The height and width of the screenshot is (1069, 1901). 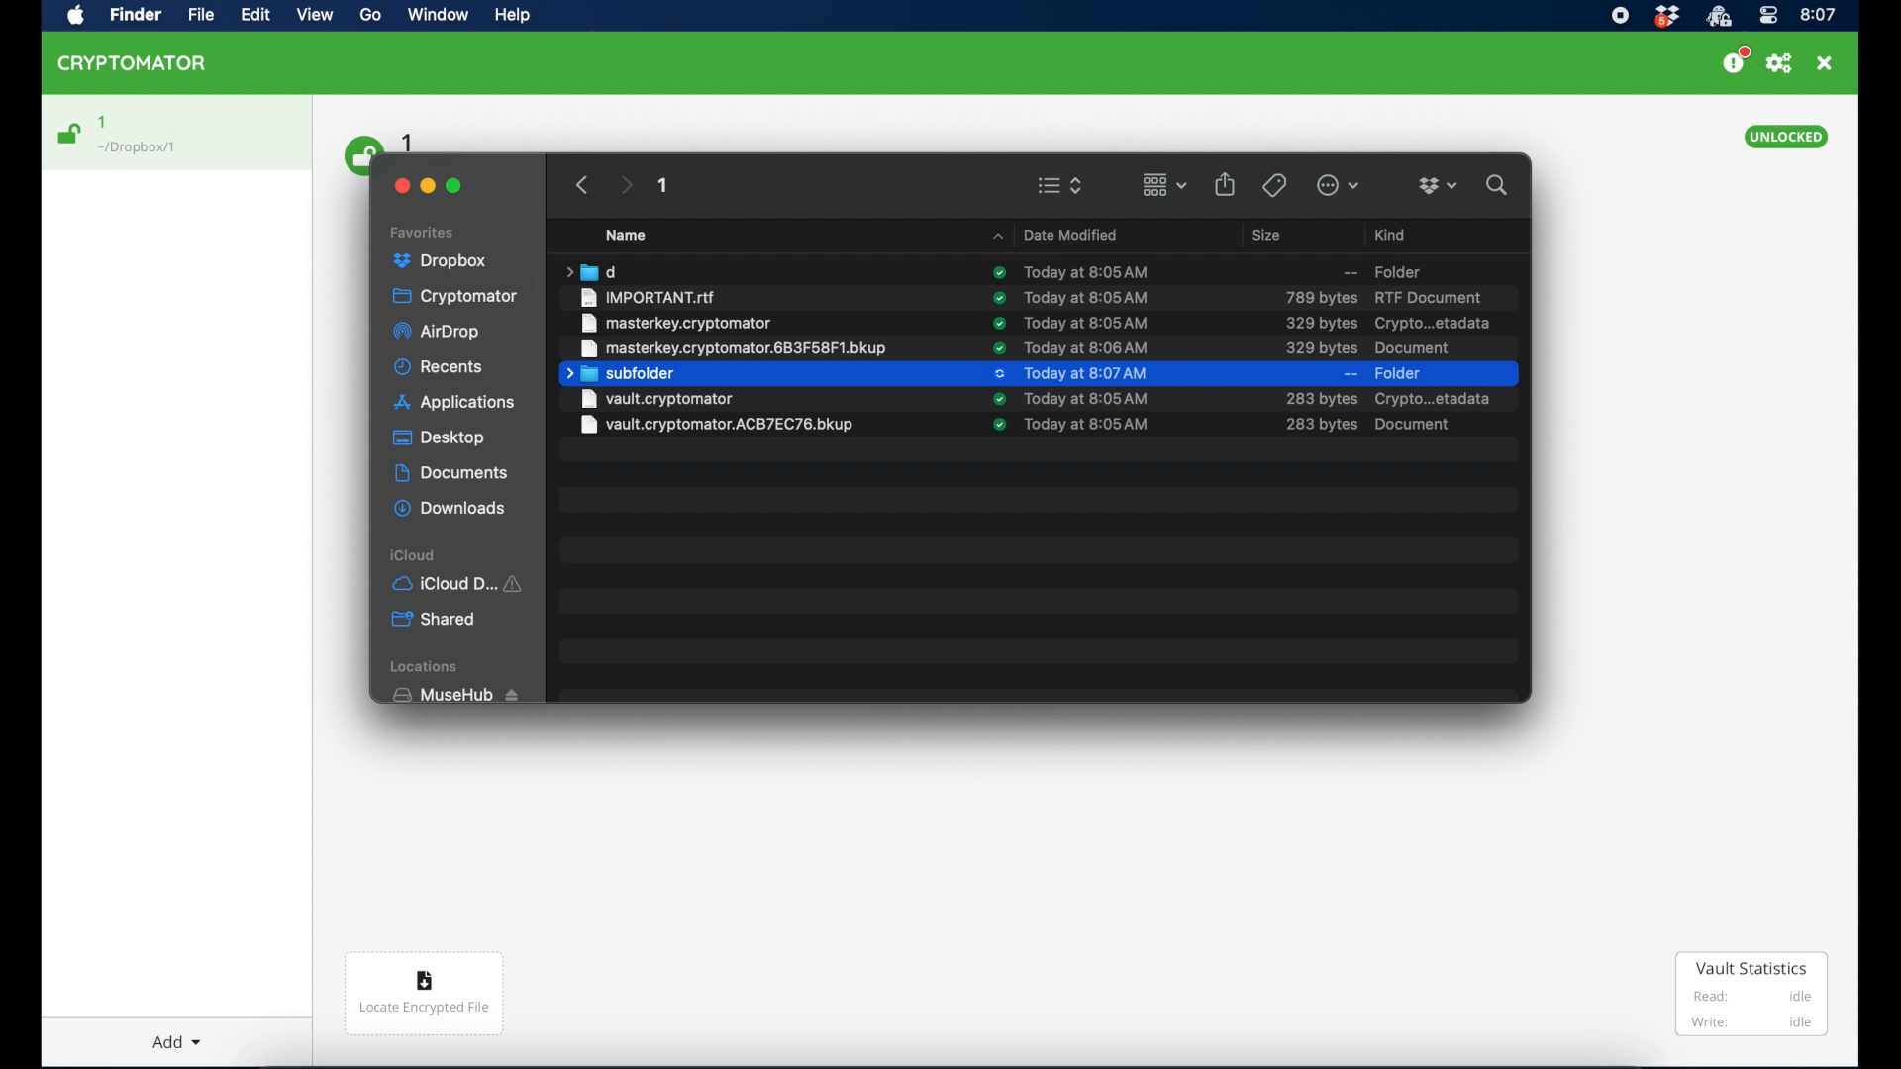 I want to click on document, so click(x=1419, y=348).